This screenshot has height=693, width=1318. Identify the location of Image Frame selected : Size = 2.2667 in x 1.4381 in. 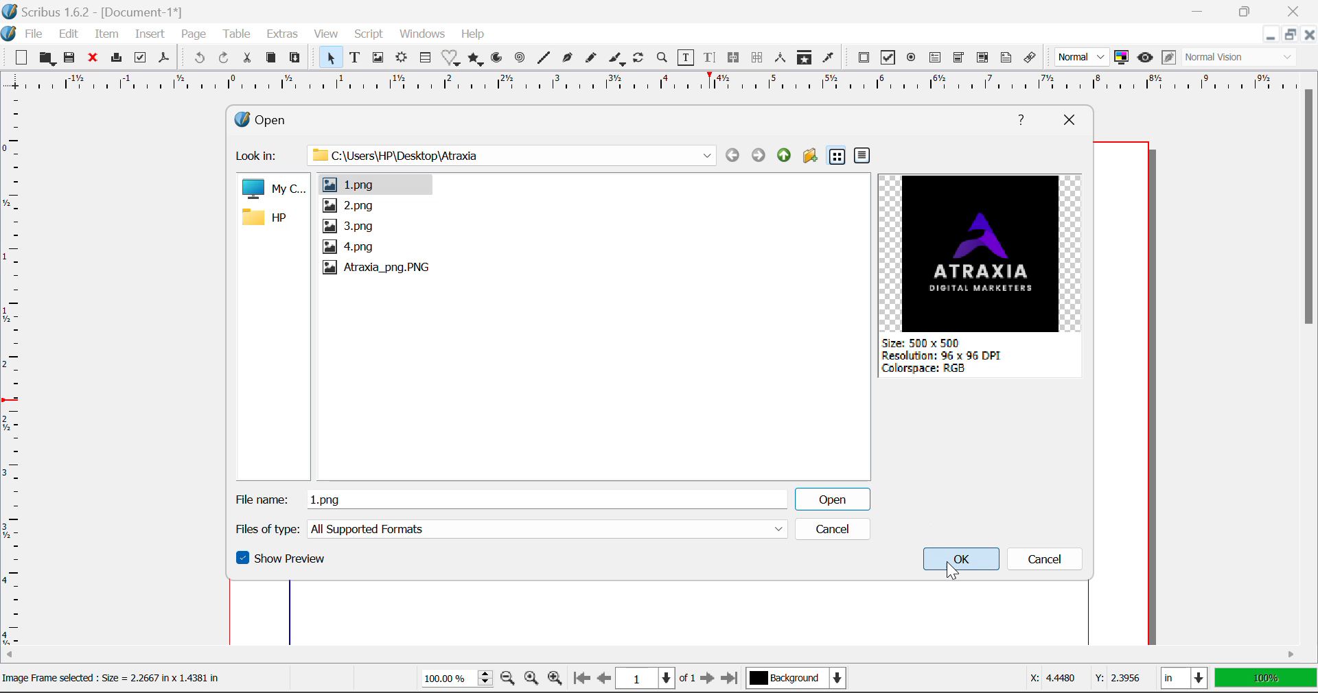
(117, 679).